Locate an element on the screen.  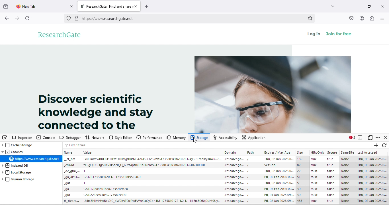
Discover scientific knowledge and stay connected to the is located at coordinates (92, 110).